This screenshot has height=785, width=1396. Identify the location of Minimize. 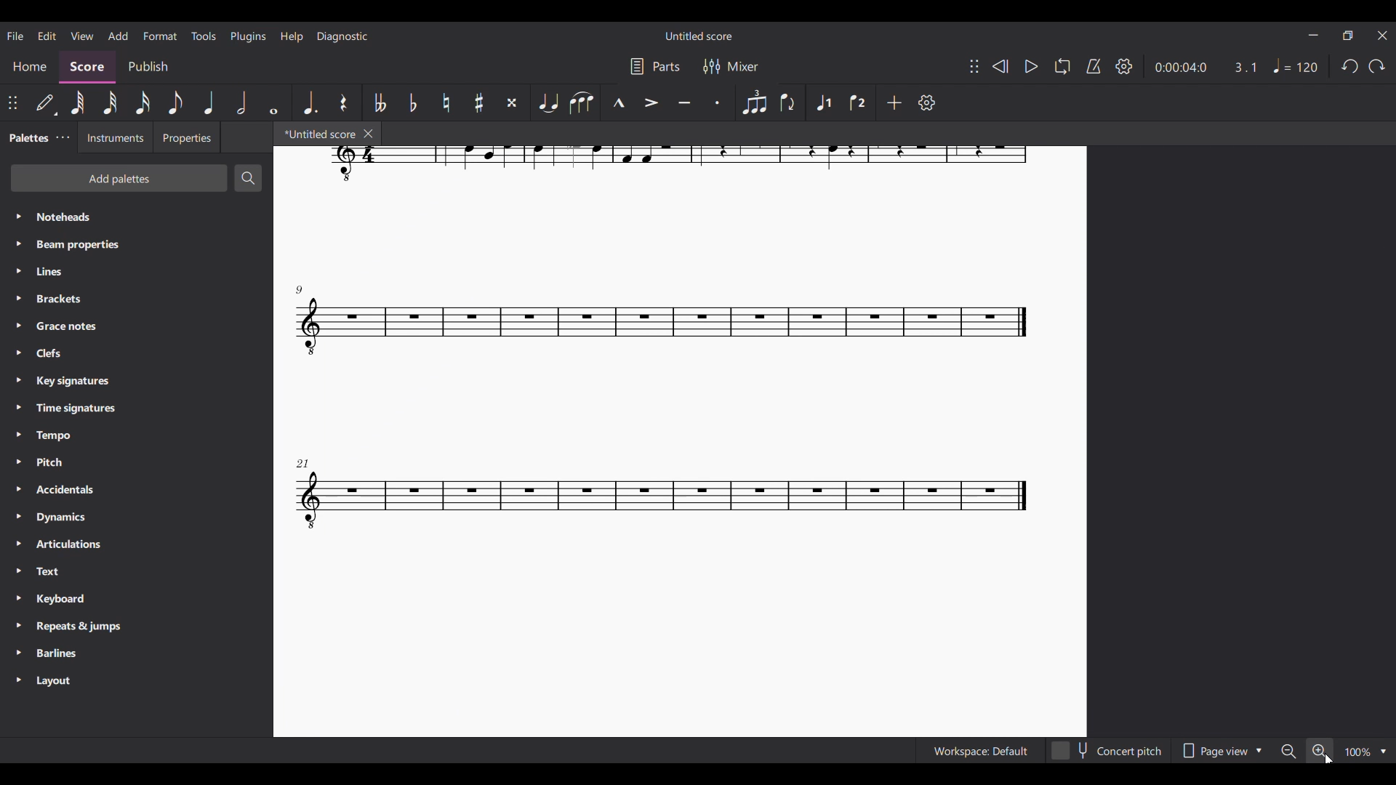
(1314, 36).